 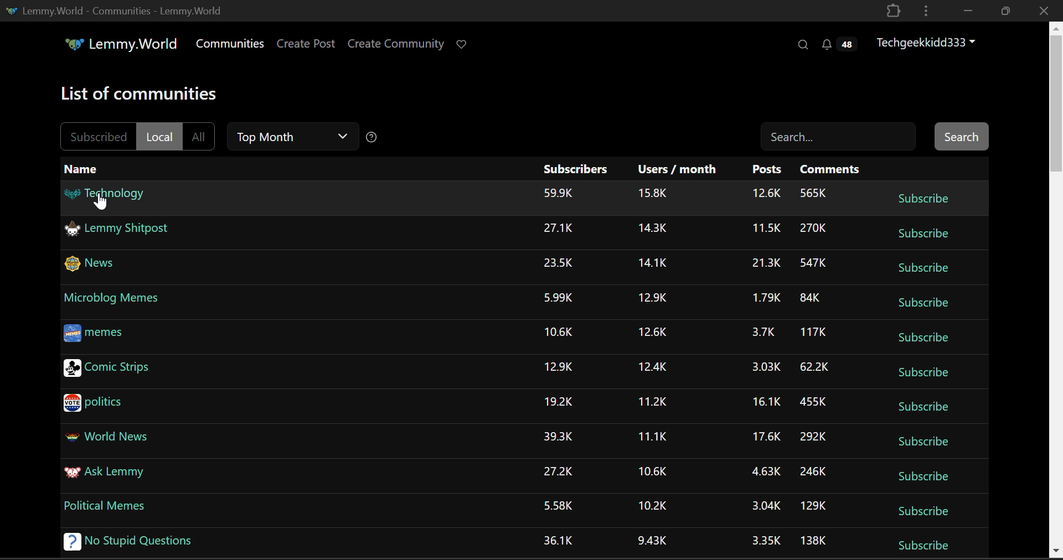 I want to click on Name, so click(x=86, y=168).